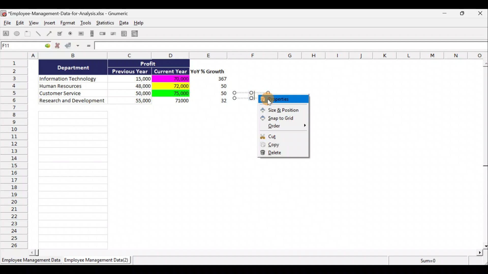 The height and width of the screenshot is (274, 488). Describe the element at coordinates (32, 262) in the screenshot. I see `Sheet 1` at that location.